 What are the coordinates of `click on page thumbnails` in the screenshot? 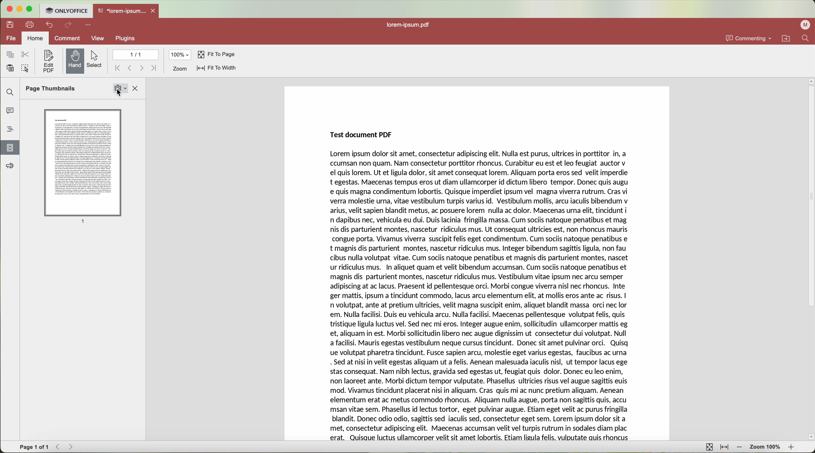 It's located at (10, 147).